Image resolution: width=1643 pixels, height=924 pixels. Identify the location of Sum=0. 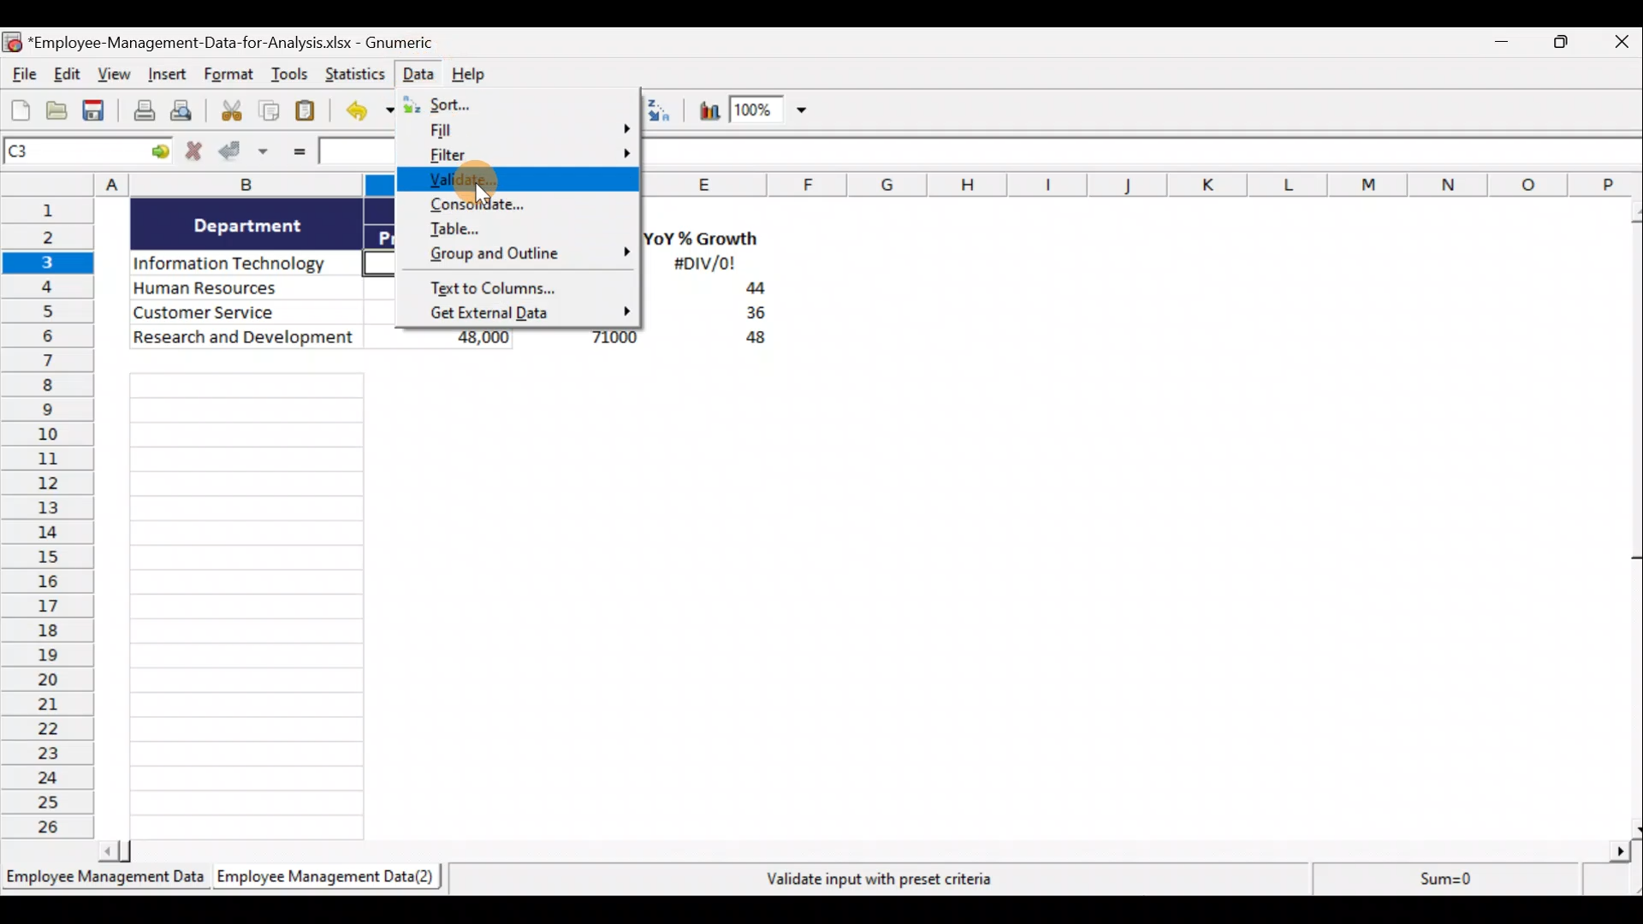
(1438, 884).